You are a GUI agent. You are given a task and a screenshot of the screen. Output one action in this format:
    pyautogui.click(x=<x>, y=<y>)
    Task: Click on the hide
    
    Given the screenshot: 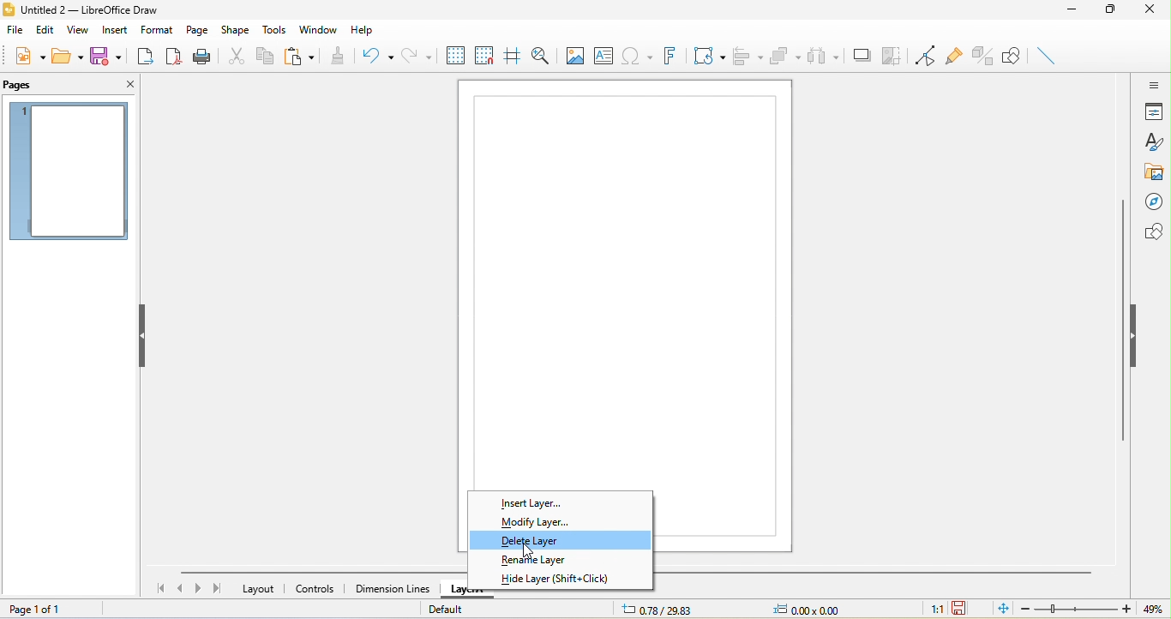 What is the action you would take?
    pyautogui.click(x=1135, y=334)
    